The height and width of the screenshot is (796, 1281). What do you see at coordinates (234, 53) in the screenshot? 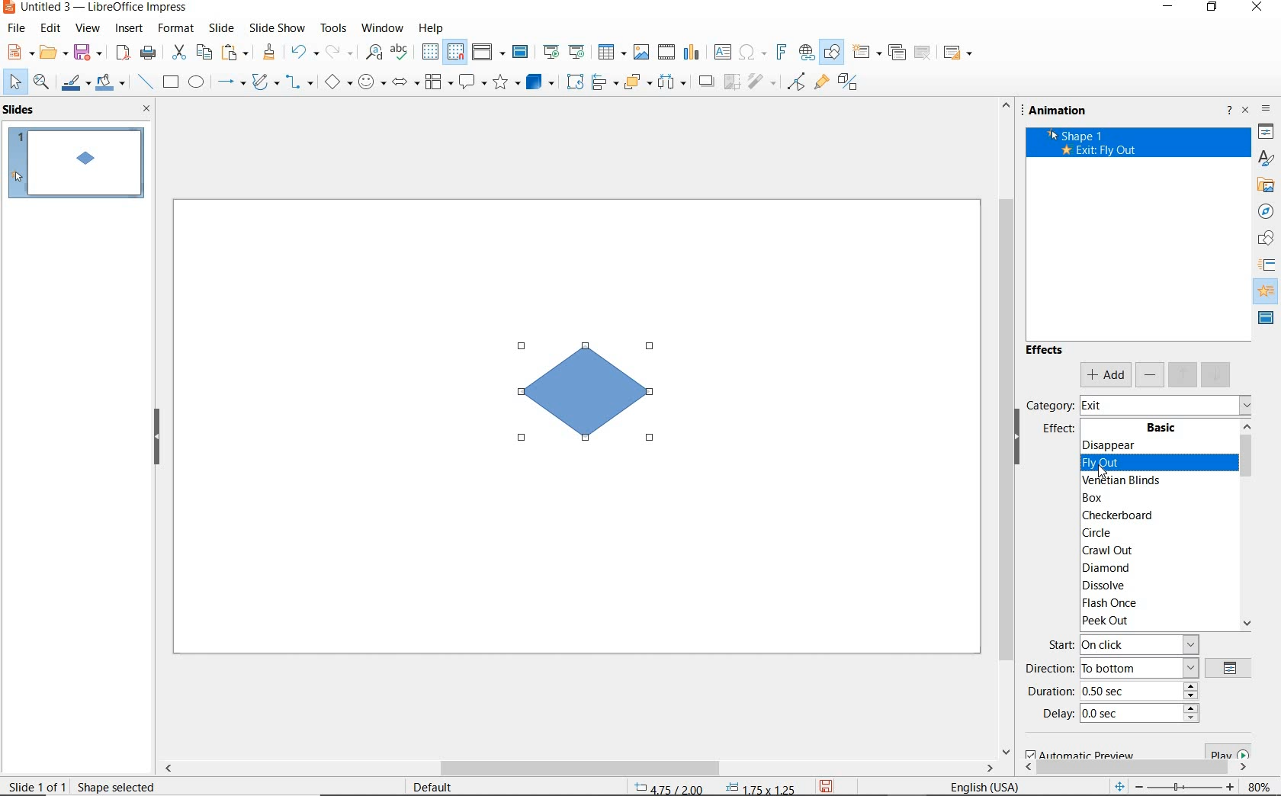
I see `paste` at bounding box center [234, 53].